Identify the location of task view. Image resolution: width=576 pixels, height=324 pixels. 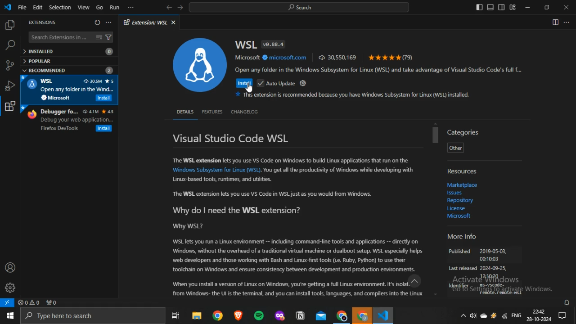
(176, 315).